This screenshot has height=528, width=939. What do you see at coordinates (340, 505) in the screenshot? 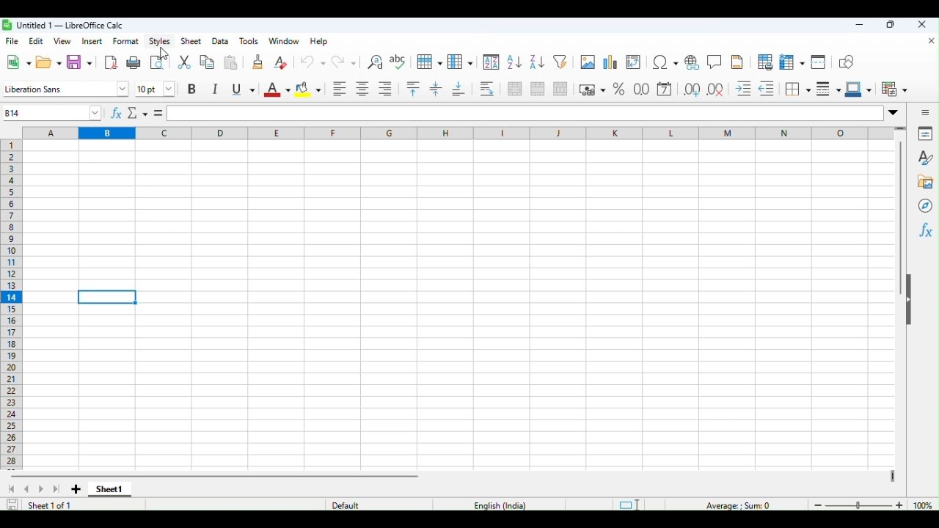
I see `Default` at bounding box center [340, 505].